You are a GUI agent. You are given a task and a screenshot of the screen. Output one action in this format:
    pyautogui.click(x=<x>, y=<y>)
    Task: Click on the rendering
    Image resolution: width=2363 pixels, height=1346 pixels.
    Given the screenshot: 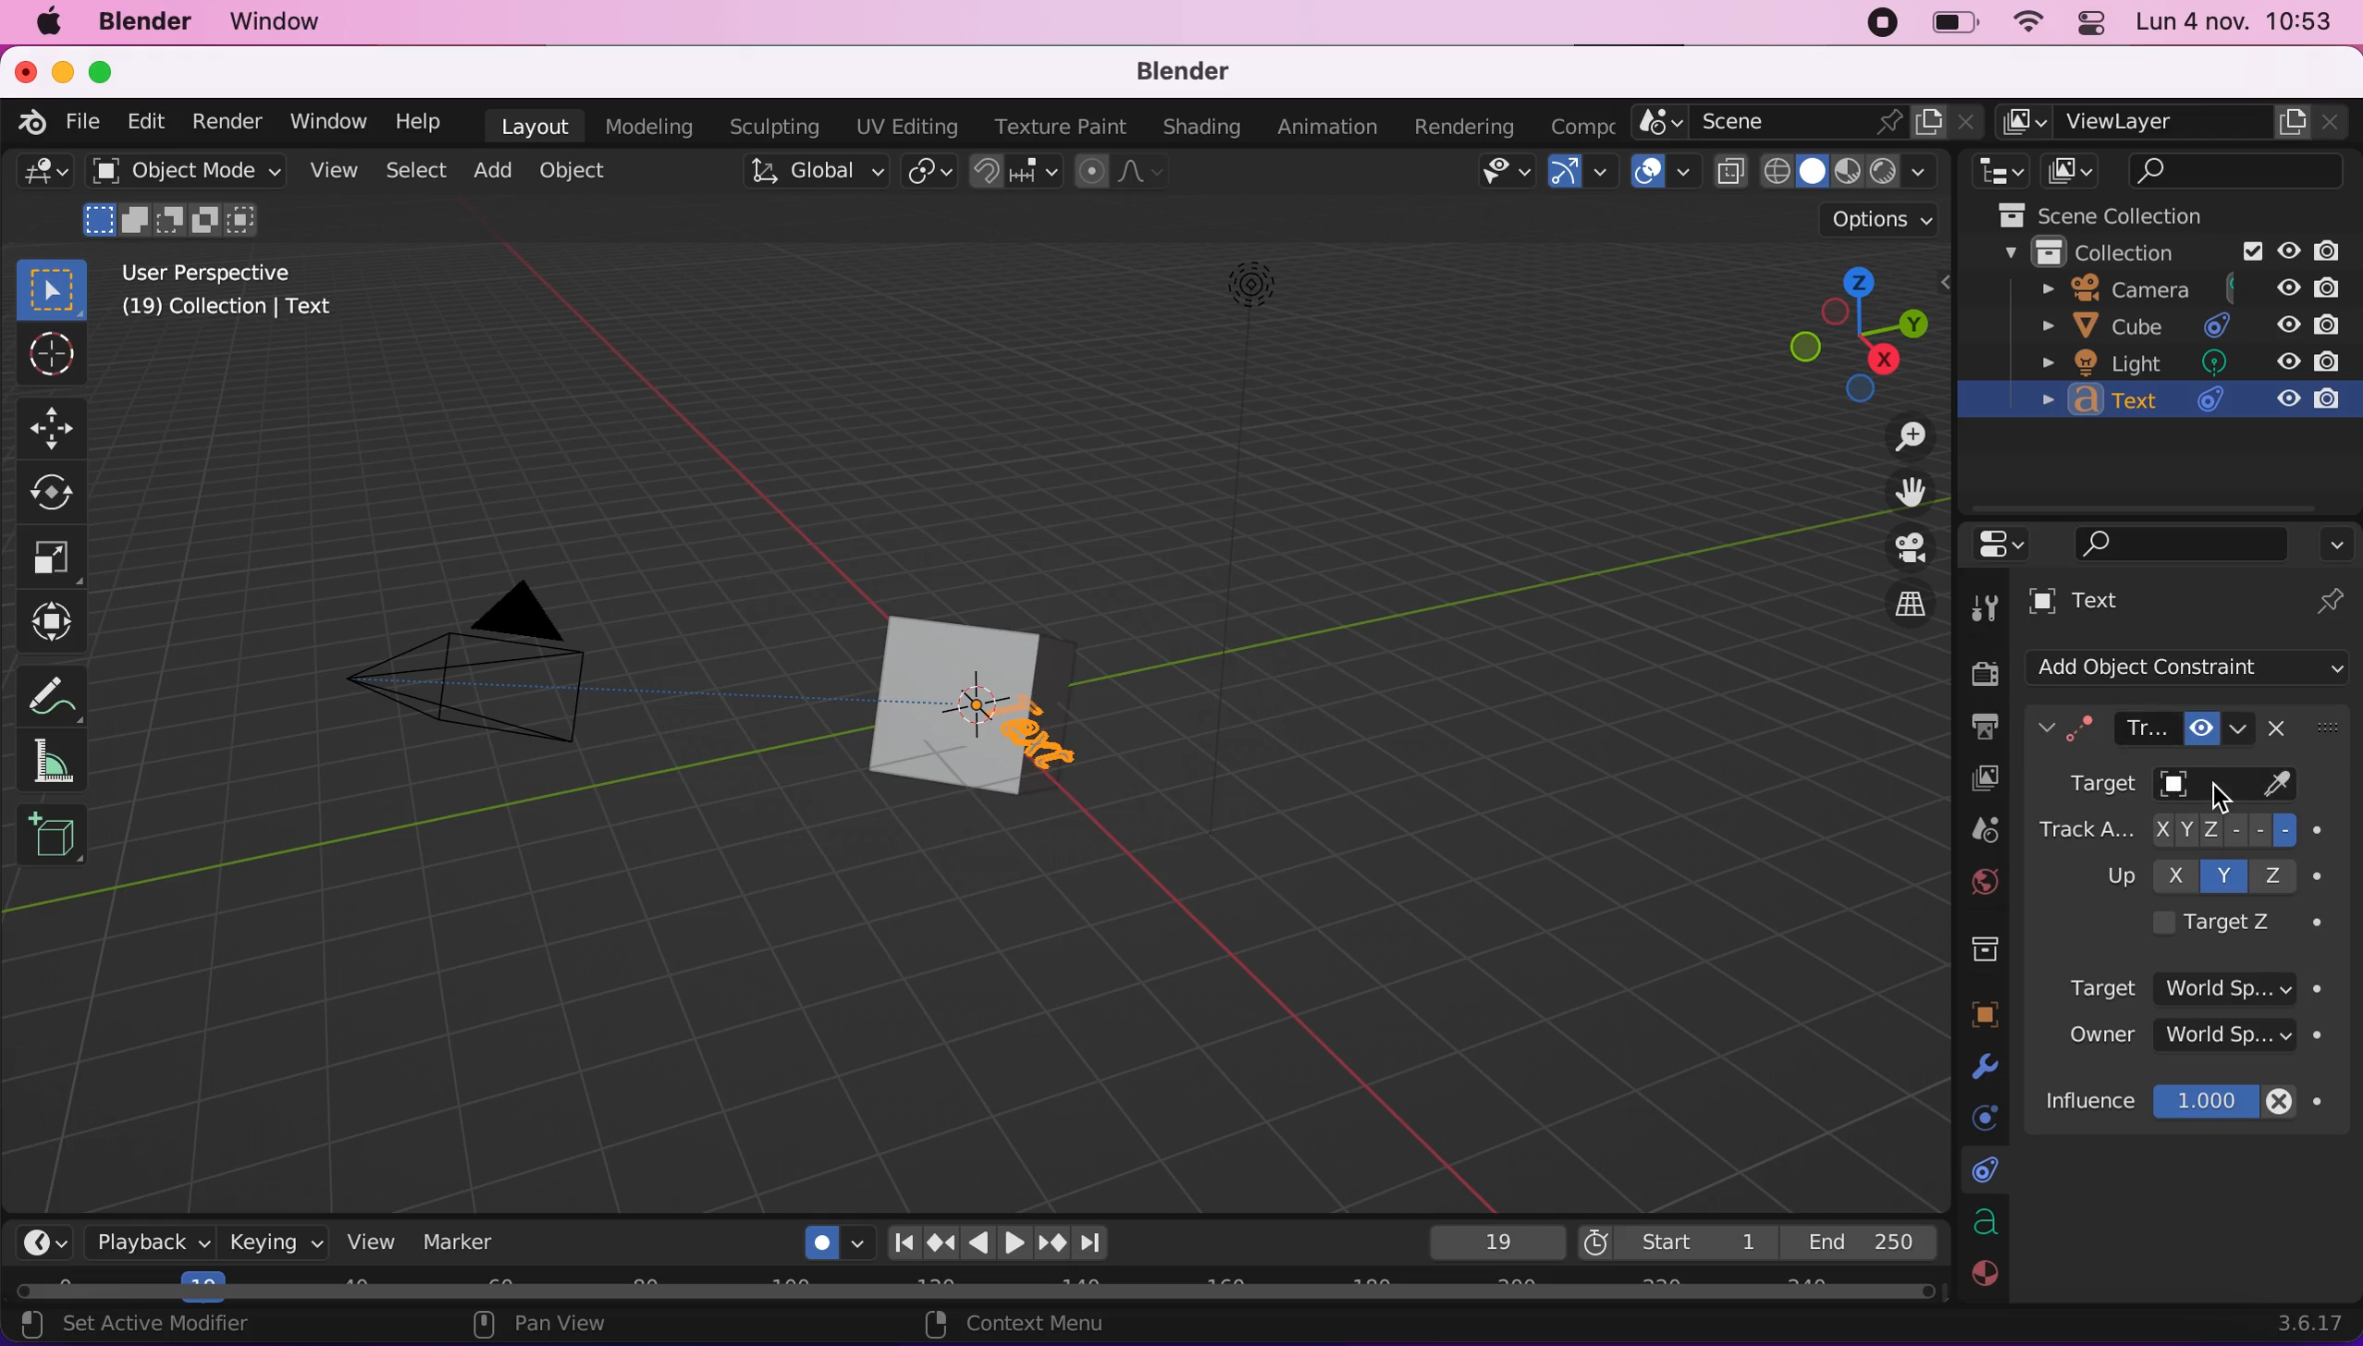 What is the action you would take?
    pyautogui.click(x=1467, y=126)
    